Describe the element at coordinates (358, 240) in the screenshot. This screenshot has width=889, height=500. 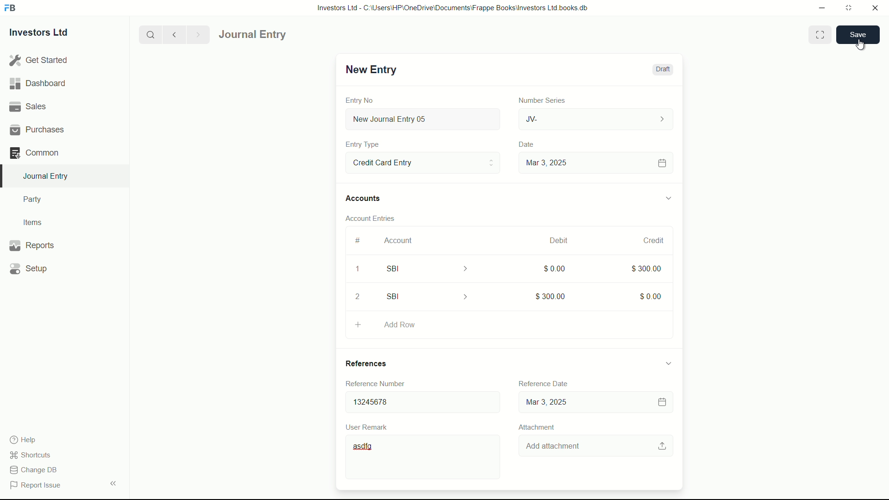
I see `#` at that location.